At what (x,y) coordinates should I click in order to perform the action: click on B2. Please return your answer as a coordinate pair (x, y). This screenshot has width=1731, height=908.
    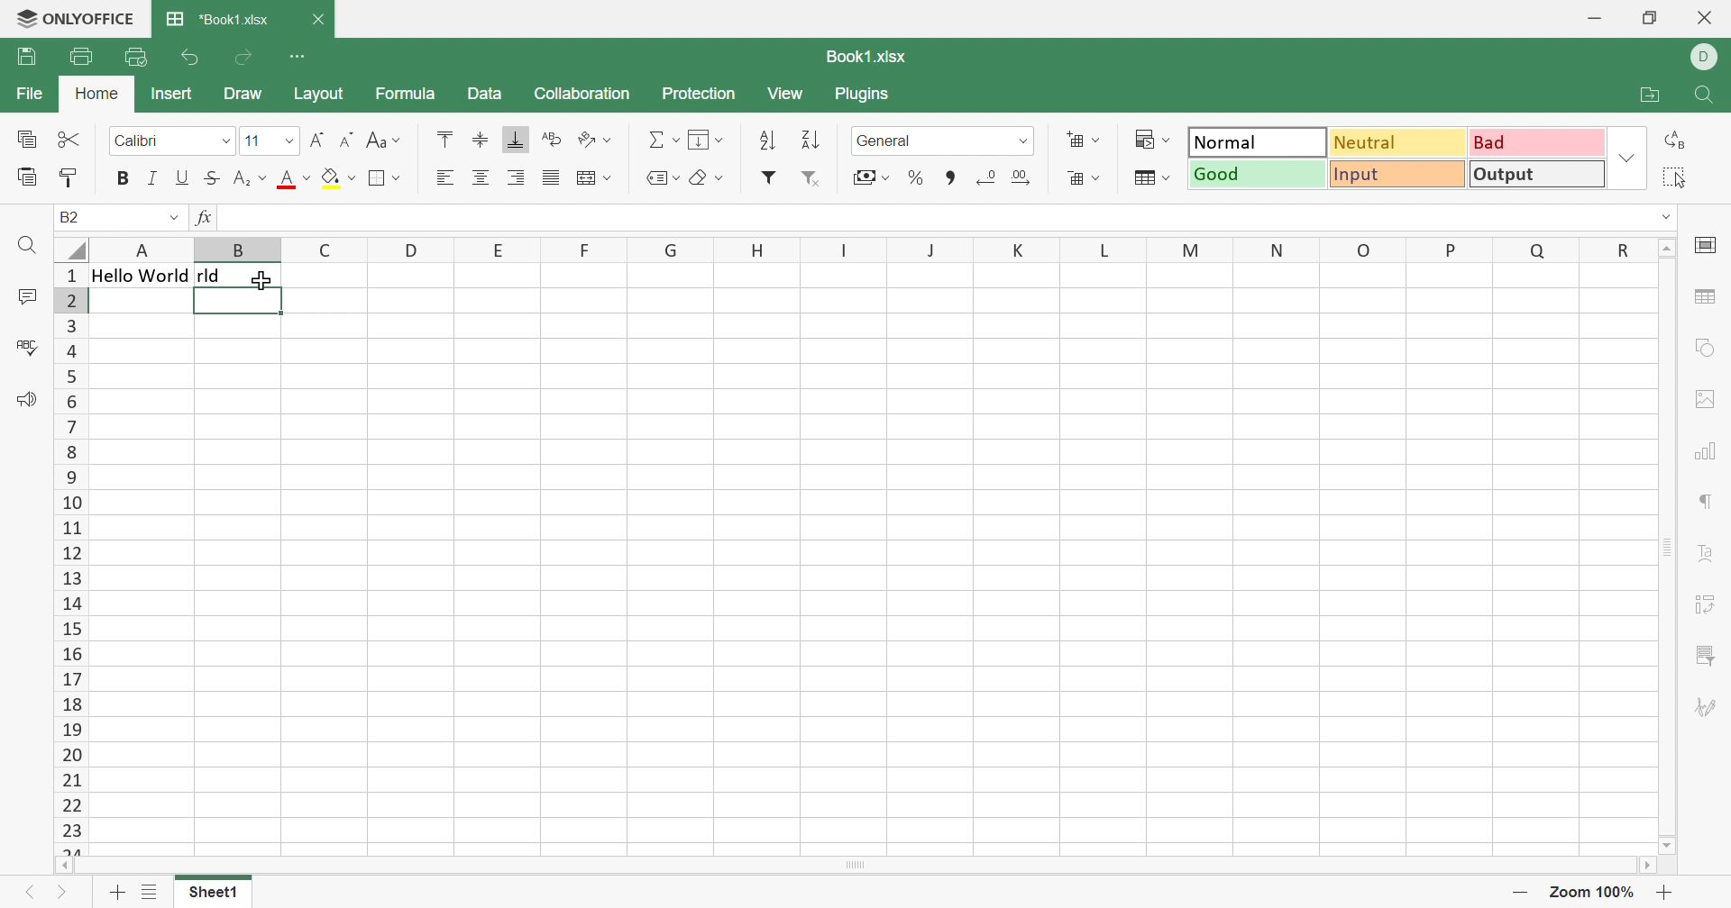
    Looking at the image, I should click on (78, 217).